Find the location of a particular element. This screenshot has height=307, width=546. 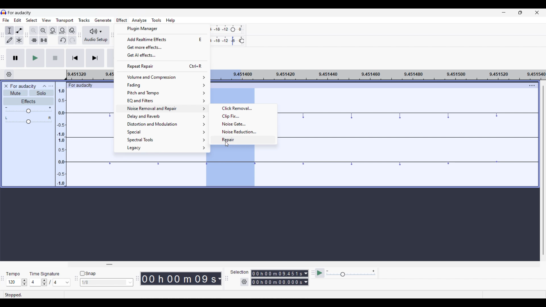

Special options is located at coordinates (162, 132).